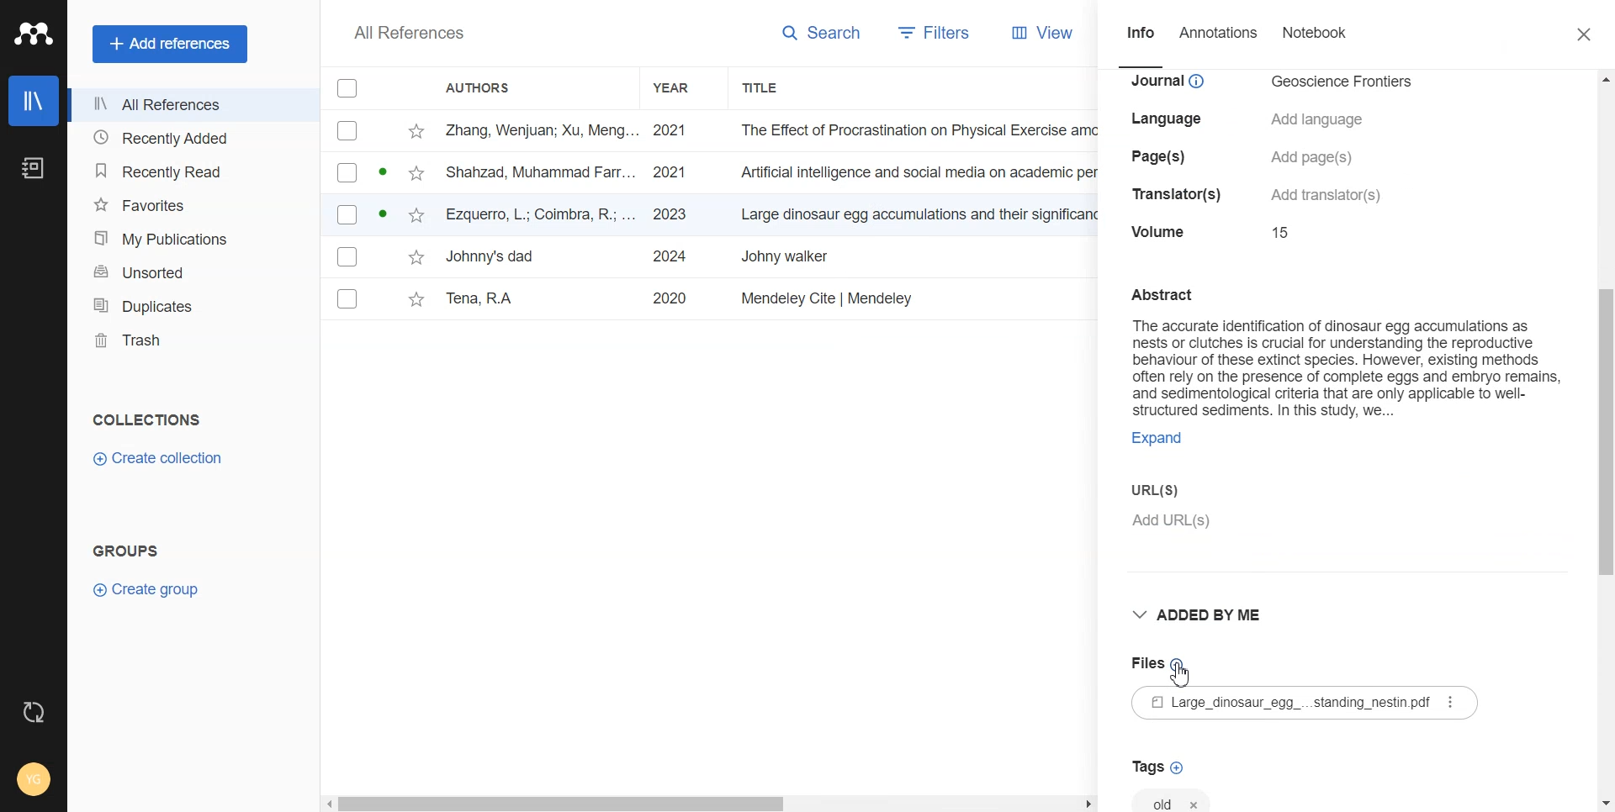  What do you see at coordinates (414, 33) in the screenshot?
I see `Text` at bounding box center [414, 33].